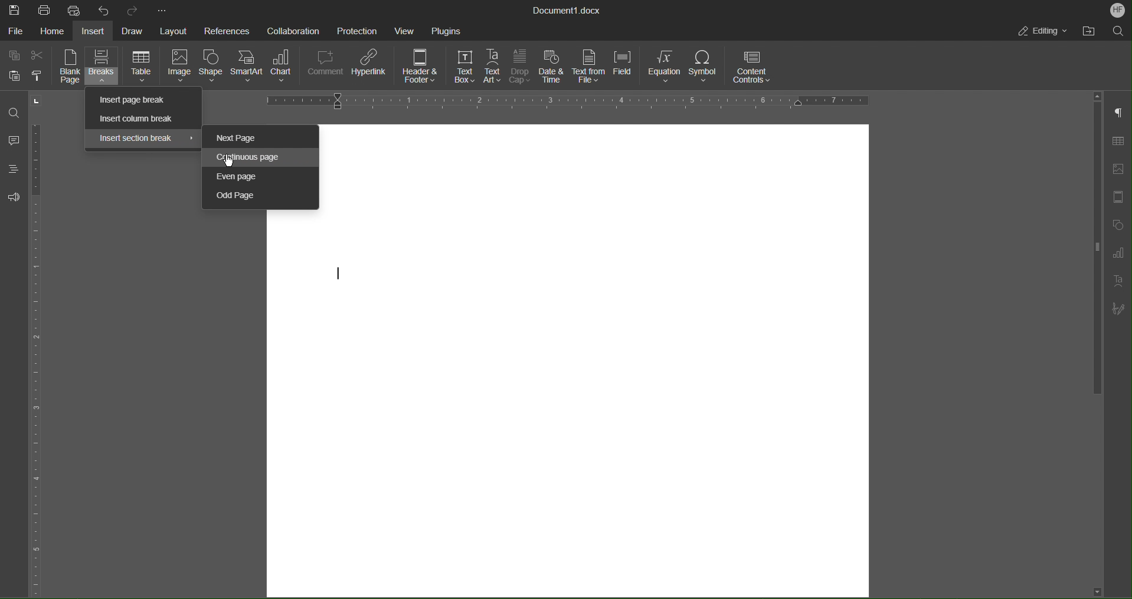 This screenshot has height=599, width=1132. What do you see at coordinates (13, 139) in the screenshot?
I see `Comments` at bounding box center [13, 139].